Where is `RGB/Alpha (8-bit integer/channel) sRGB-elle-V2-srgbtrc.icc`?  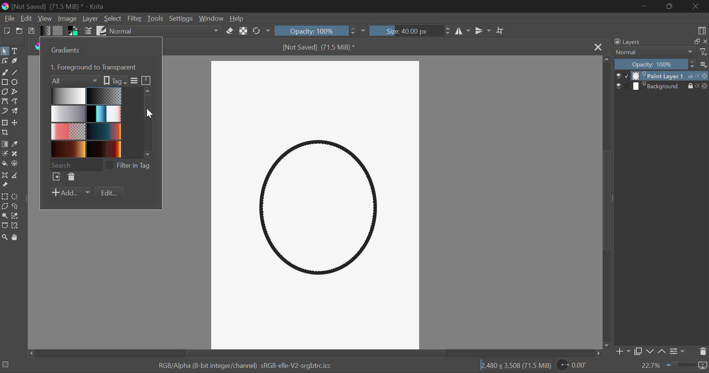 RGB/Alpha (8-bit integer/channel) sRGB-elle-V2-srgbtrc.icc is located at coordinates (247, 366).